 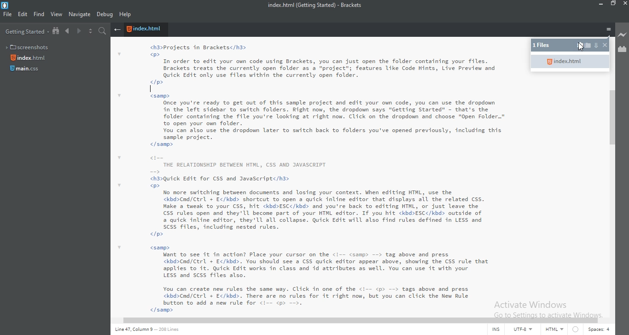 I want to click on Edit, so click(x=23, y=15).